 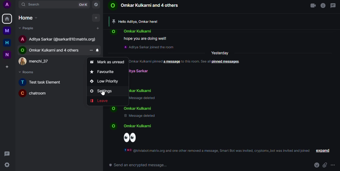 What do you see at coordinates (29, 72) in the screenshot?
I see `rooms` at bounding box center [29, 72].